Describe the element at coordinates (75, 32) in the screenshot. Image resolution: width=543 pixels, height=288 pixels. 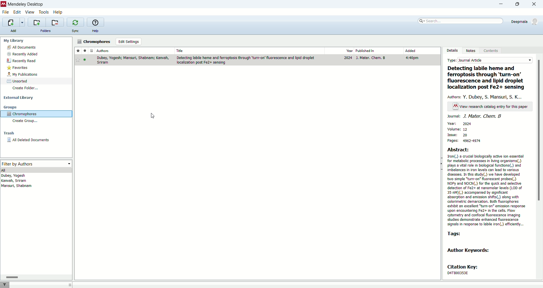
I see `sync` at that location.